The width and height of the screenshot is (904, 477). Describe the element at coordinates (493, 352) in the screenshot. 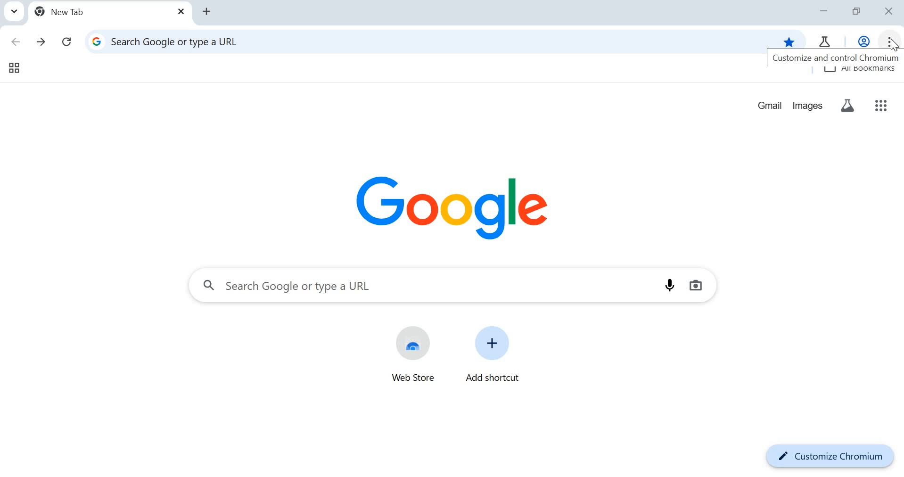

I see `add shortcut` at that location.